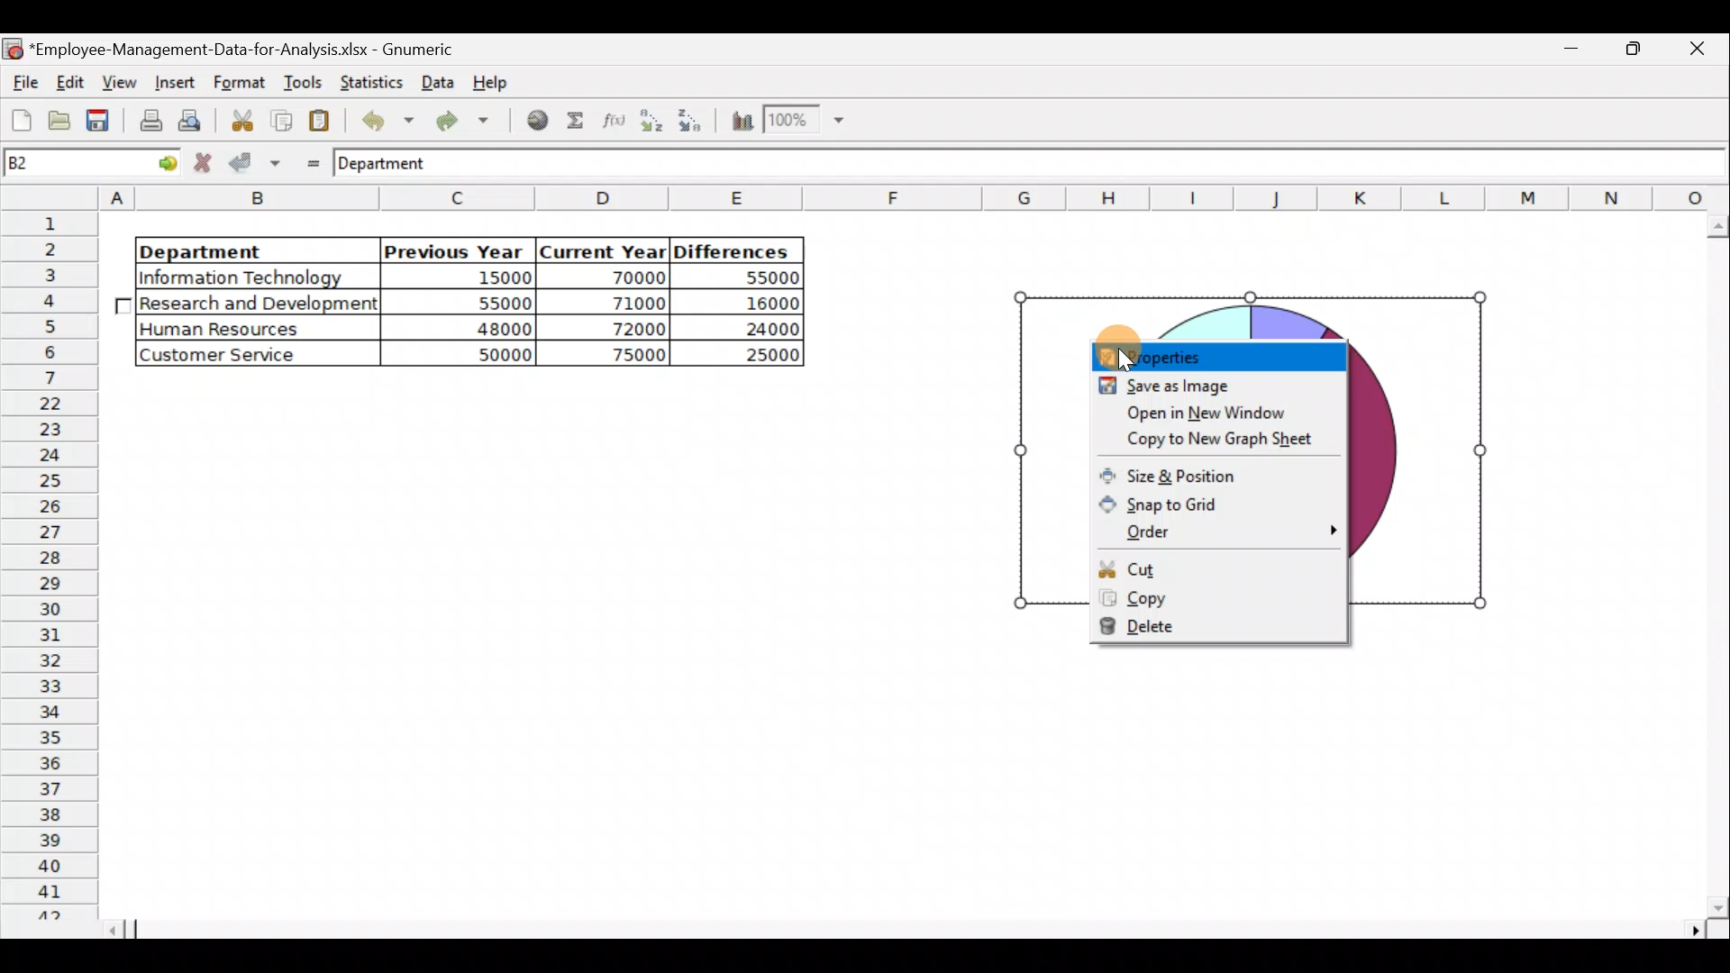 This screenshot has width=1730, height=973. I want to click on Columns, so click(915, 197).